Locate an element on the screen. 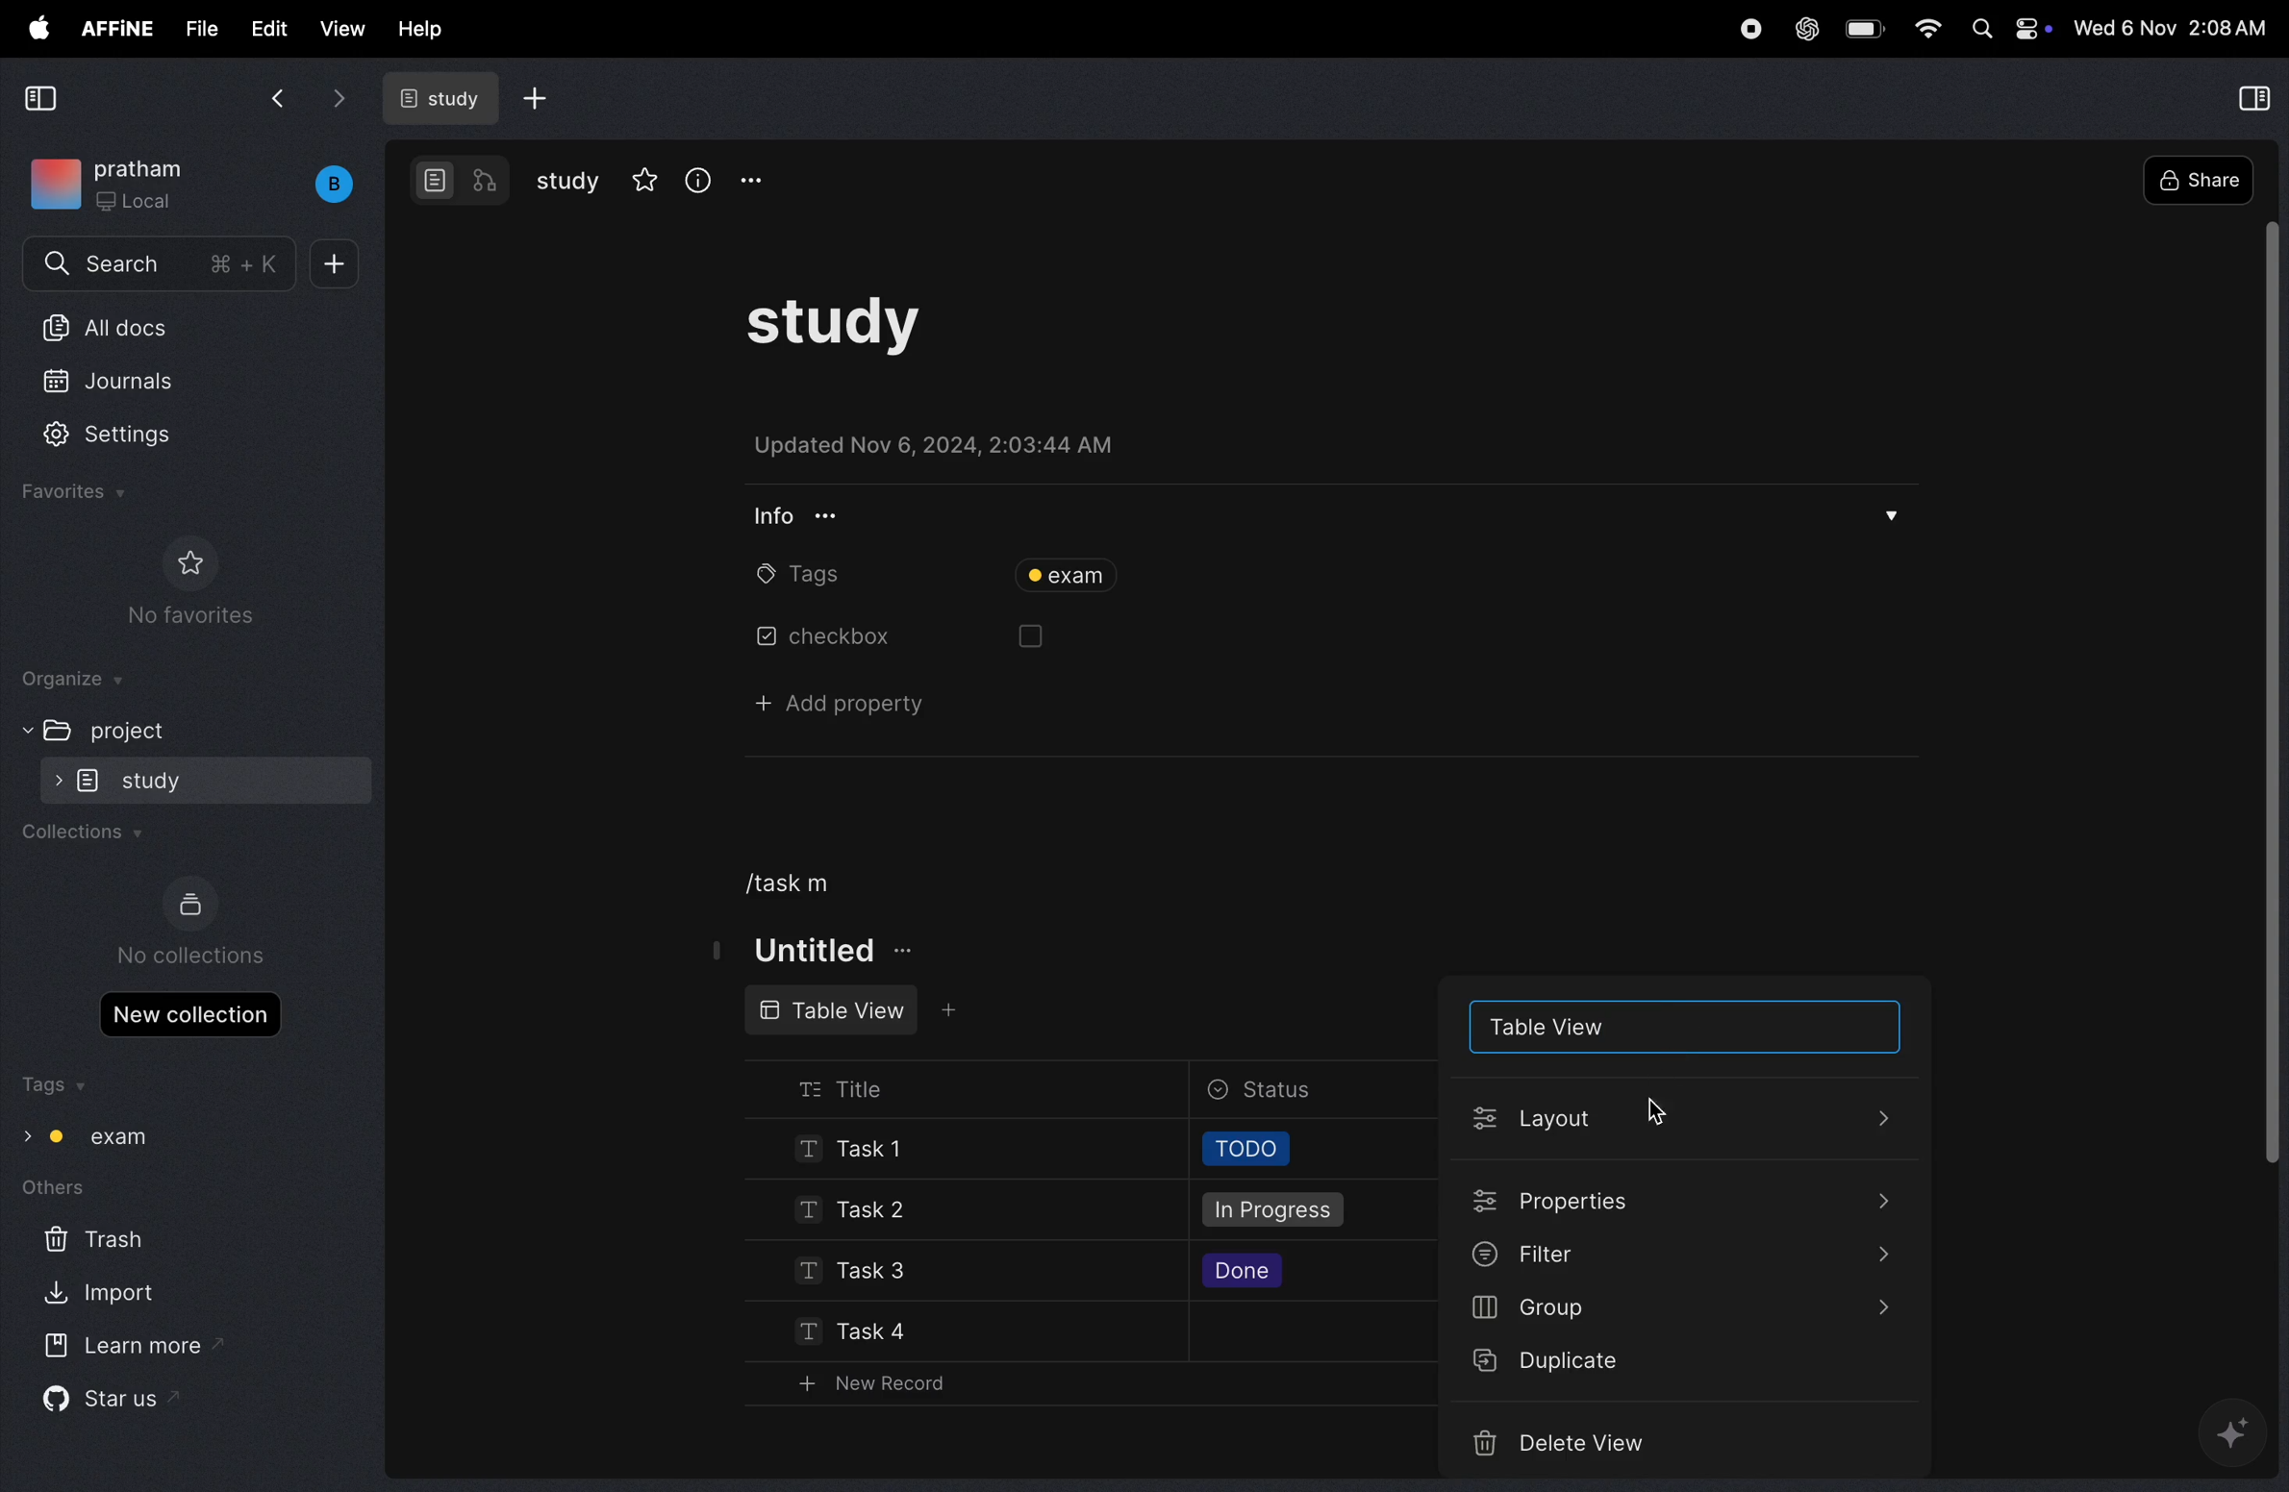 The image size is (2289, 1492). study is located at coordinates (565, 184).